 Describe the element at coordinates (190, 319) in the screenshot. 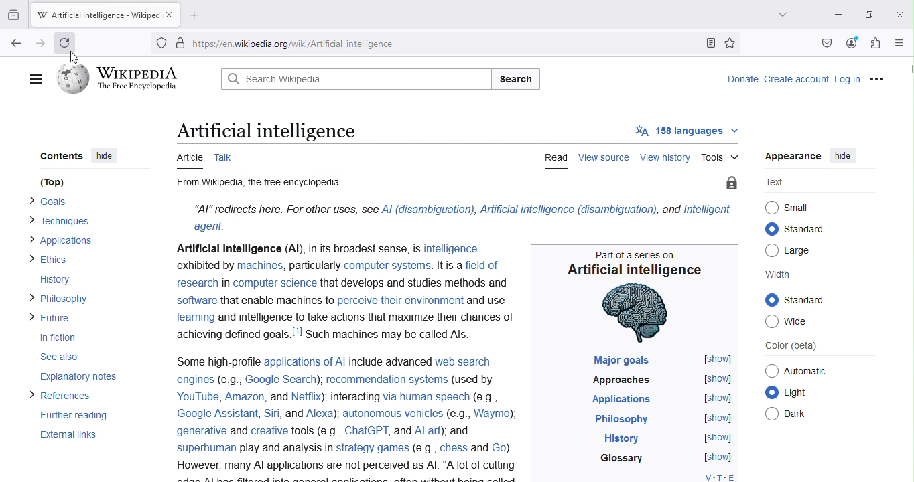

I see `learning` at that location.